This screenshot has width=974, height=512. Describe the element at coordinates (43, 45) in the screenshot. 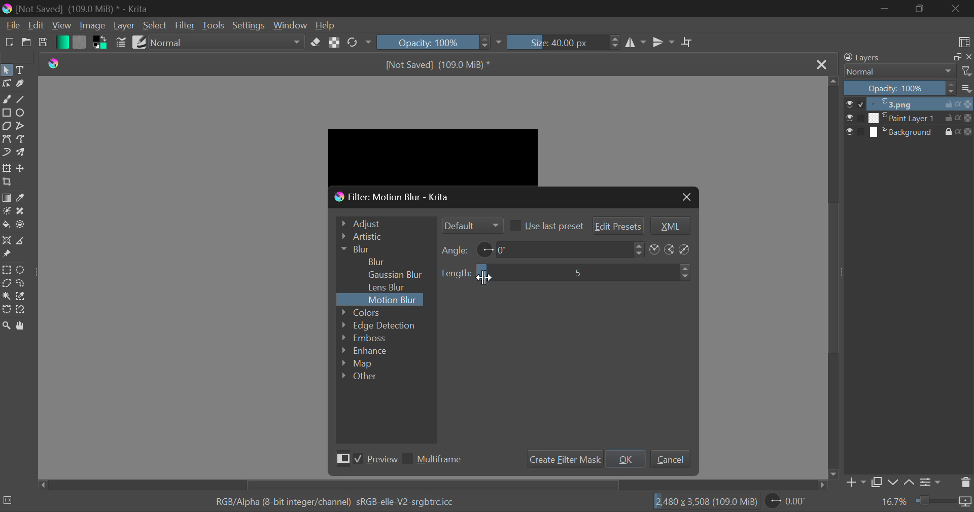

I see `Save` at that location.